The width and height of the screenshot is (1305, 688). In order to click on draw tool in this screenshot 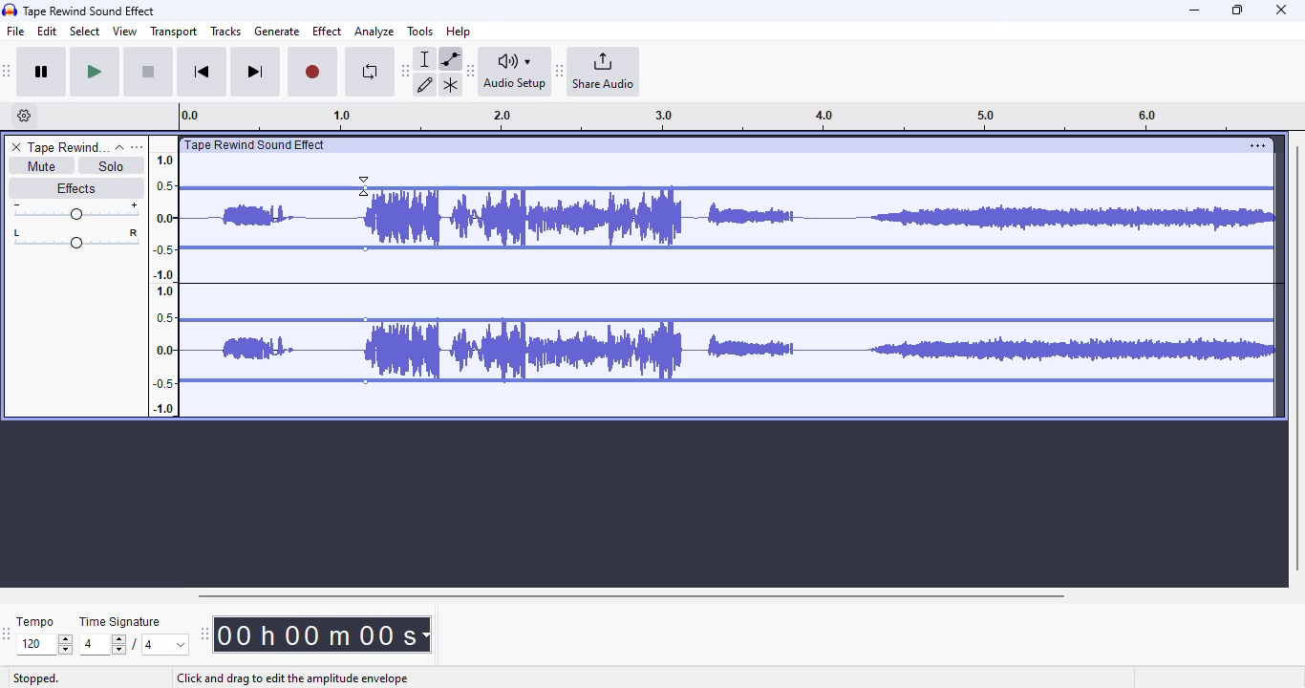, I will do `click(426, 84)`.